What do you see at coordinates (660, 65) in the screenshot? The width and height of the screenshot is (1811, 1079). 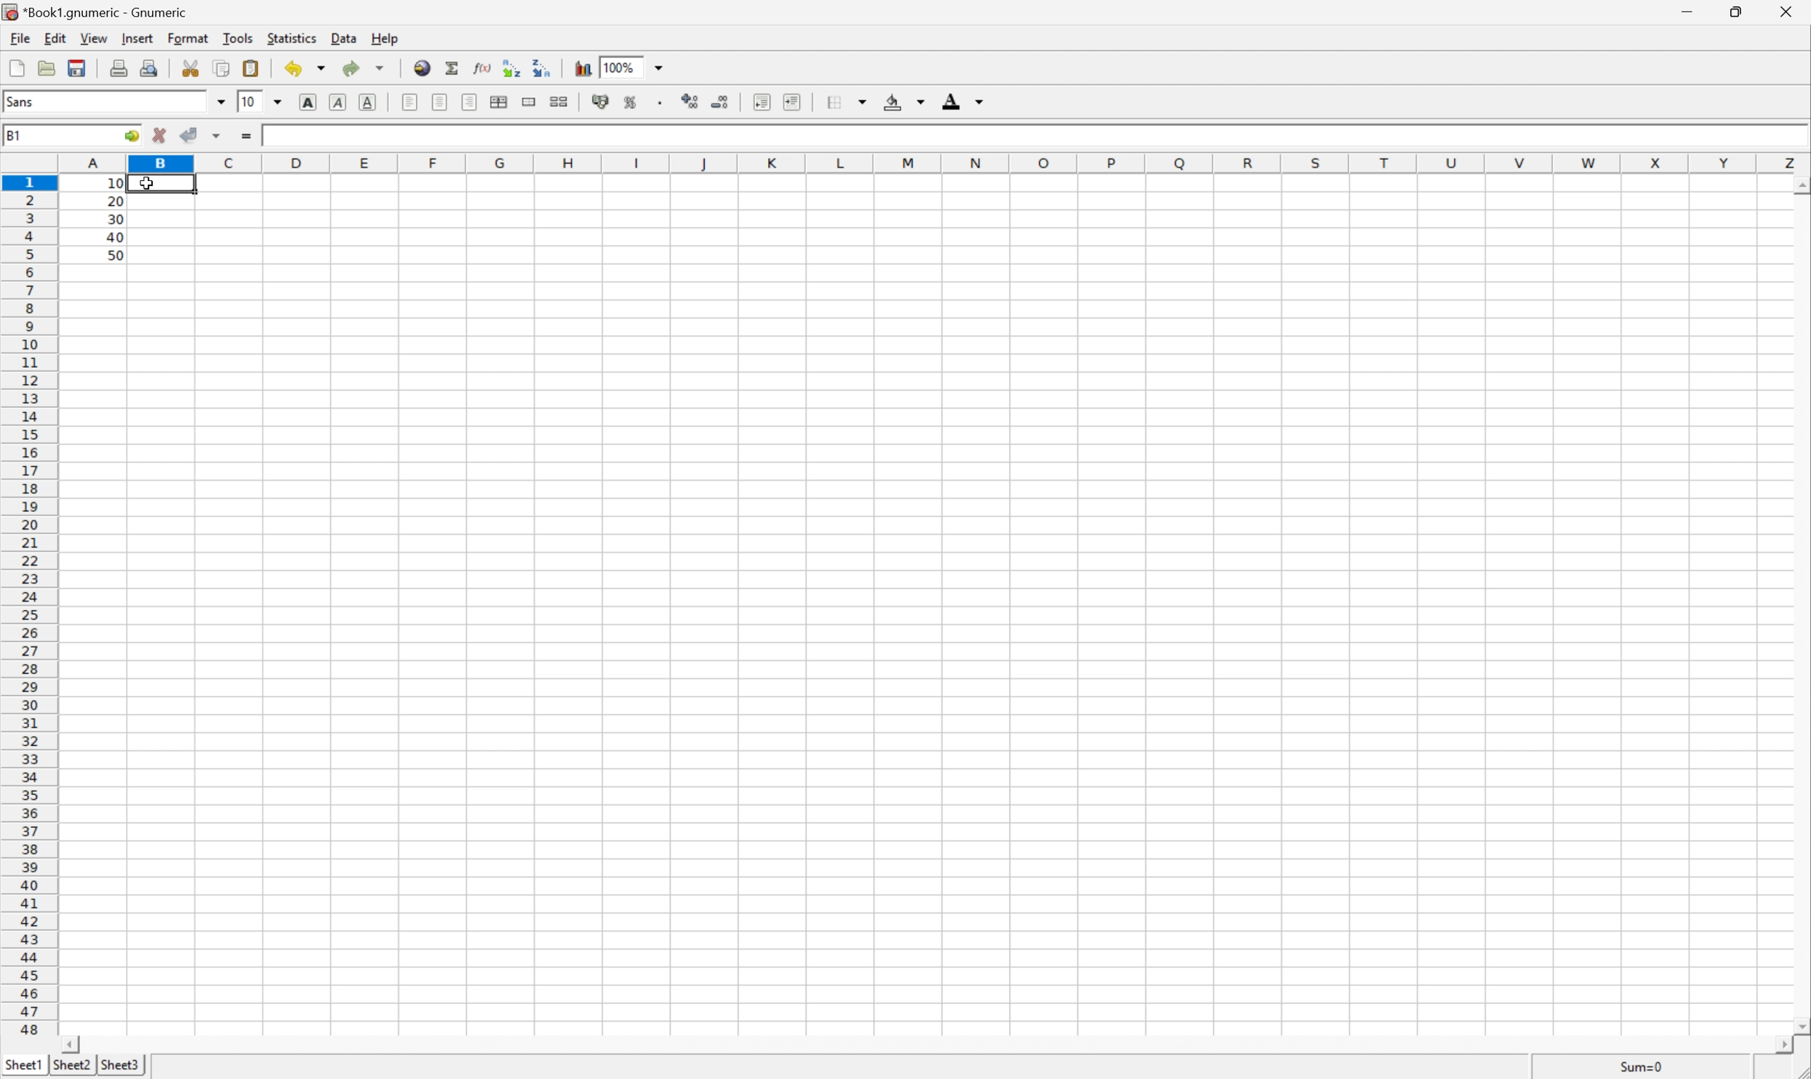 I see `Drop Down` at bounding box center [660, 65].